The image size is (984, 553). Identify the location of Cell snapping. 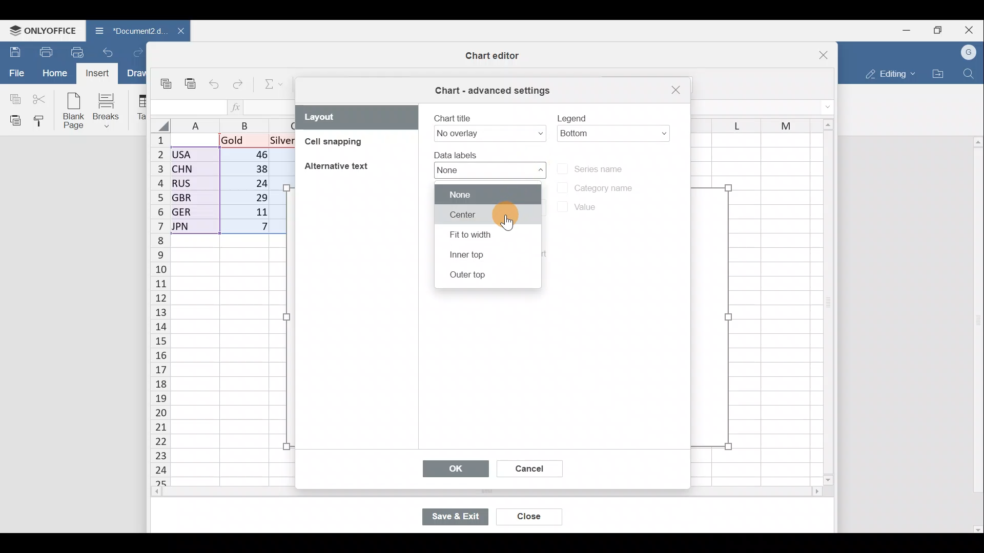
(348, 145).